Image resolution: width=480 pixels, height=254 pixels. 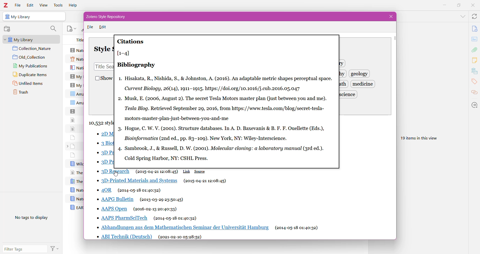 What do you see at coordinates (161, 200) in the screenshot?
I see `(2013-03-29 23:50:45)` at bounding box center [161, 200].